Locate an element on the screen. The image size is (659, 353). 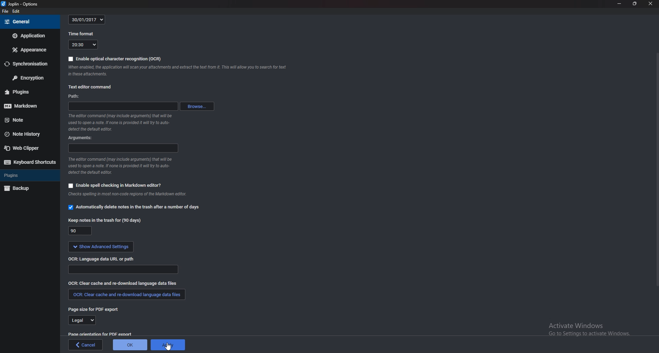
info is located at coordinates (143, 196).